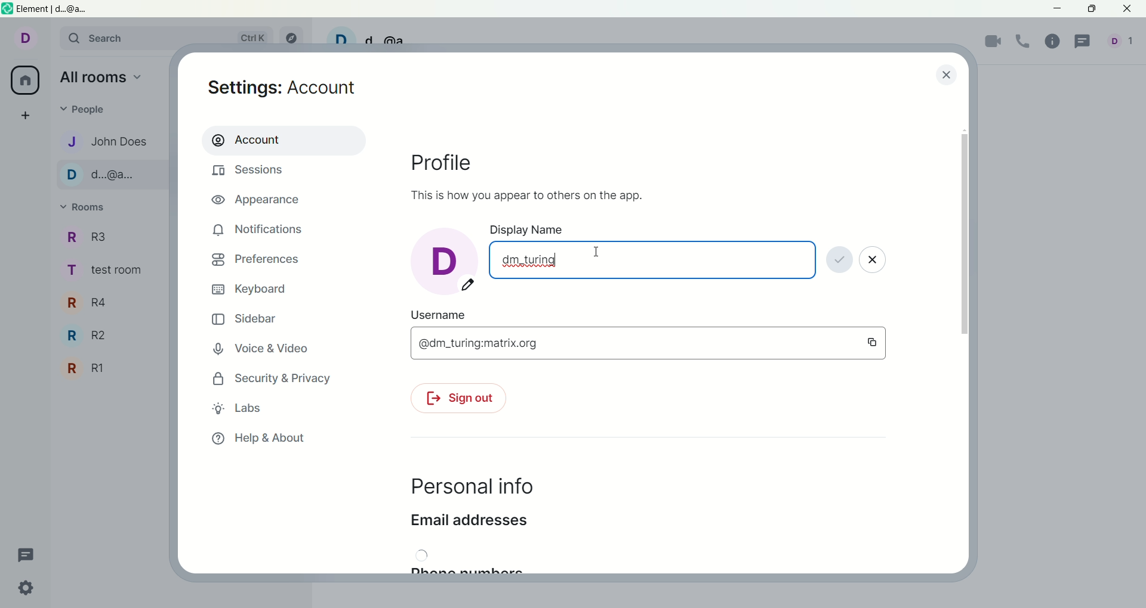 The height and width of the screenshot is (608, 1146). I want to click on all rooms, so click(102, 79).